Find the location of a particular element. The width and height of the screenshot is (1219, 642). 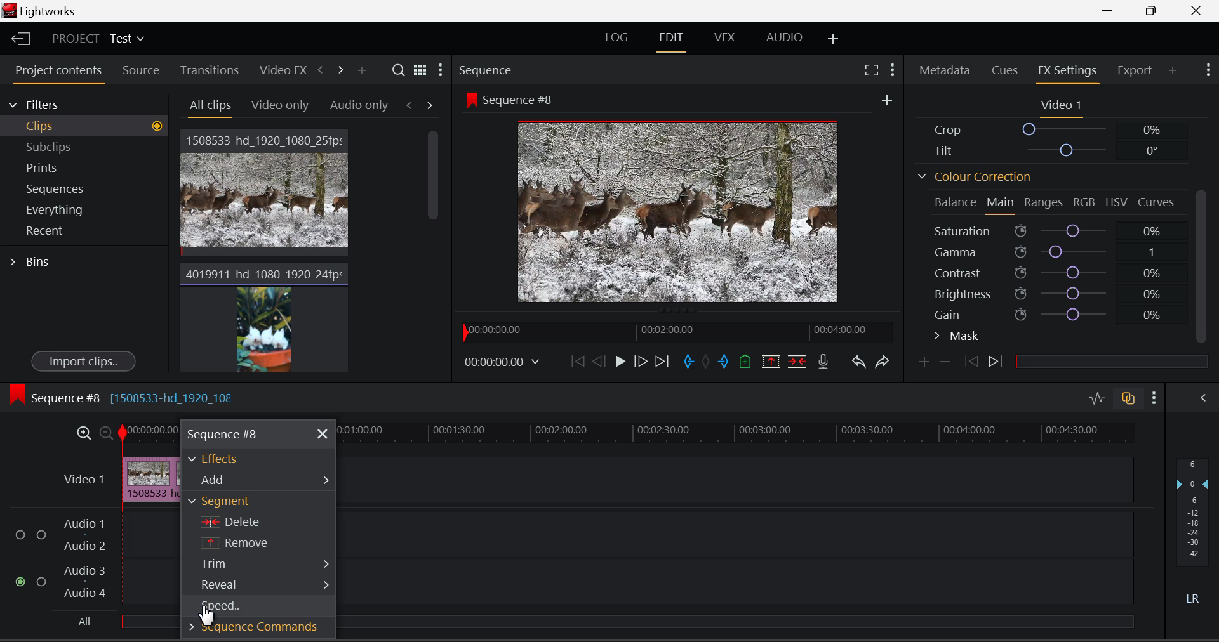

Cursor is located at coordinates (206, 617).